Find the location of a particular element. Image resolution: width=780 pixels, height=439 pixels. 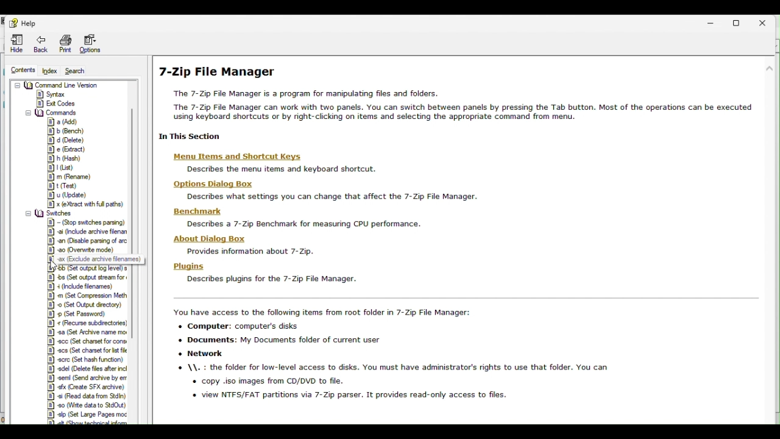

8] ofx Create SFX archive) is located at coordinates (84, 386).